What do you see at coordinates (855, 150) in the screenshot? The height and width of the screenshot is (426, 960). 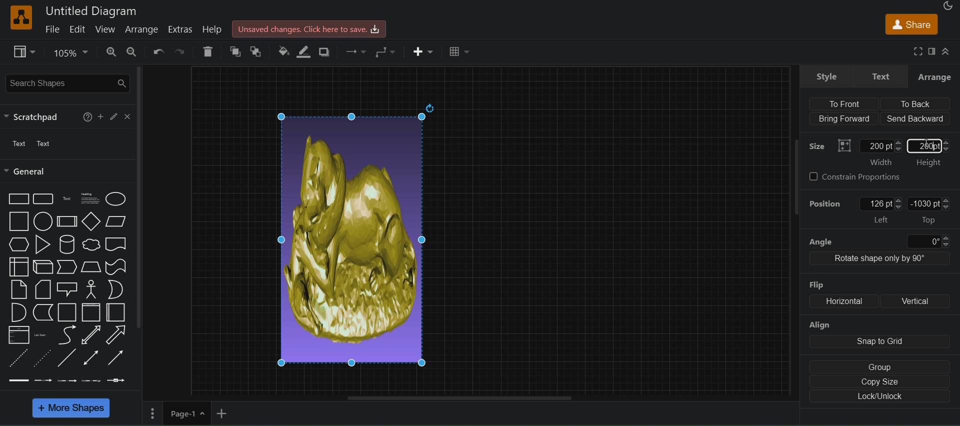 I see `Size: width: 200 pt(entered)` at bounding box center [855, 150].